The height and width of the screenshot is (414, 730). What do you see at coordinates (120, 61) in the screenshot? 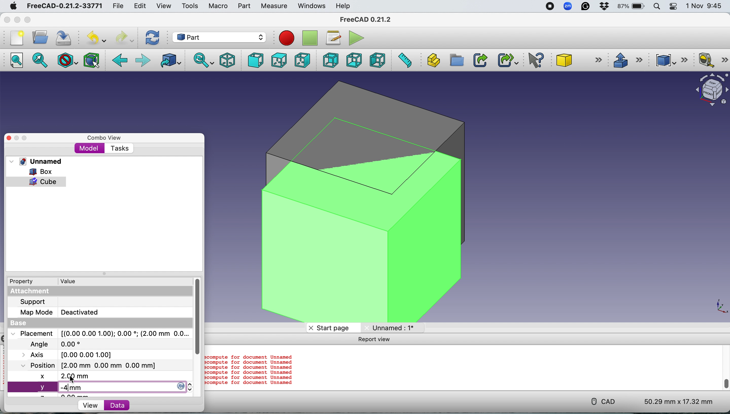
I see `Backward` at bounding box center [120, 61].